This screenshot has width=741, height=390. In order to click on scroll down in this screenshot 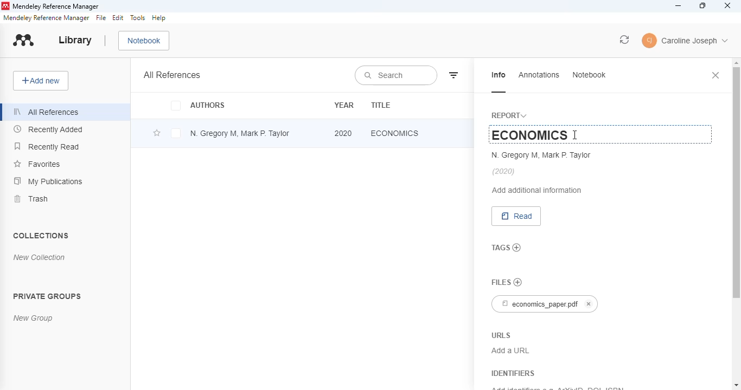, I will do `click(736, 385)`.